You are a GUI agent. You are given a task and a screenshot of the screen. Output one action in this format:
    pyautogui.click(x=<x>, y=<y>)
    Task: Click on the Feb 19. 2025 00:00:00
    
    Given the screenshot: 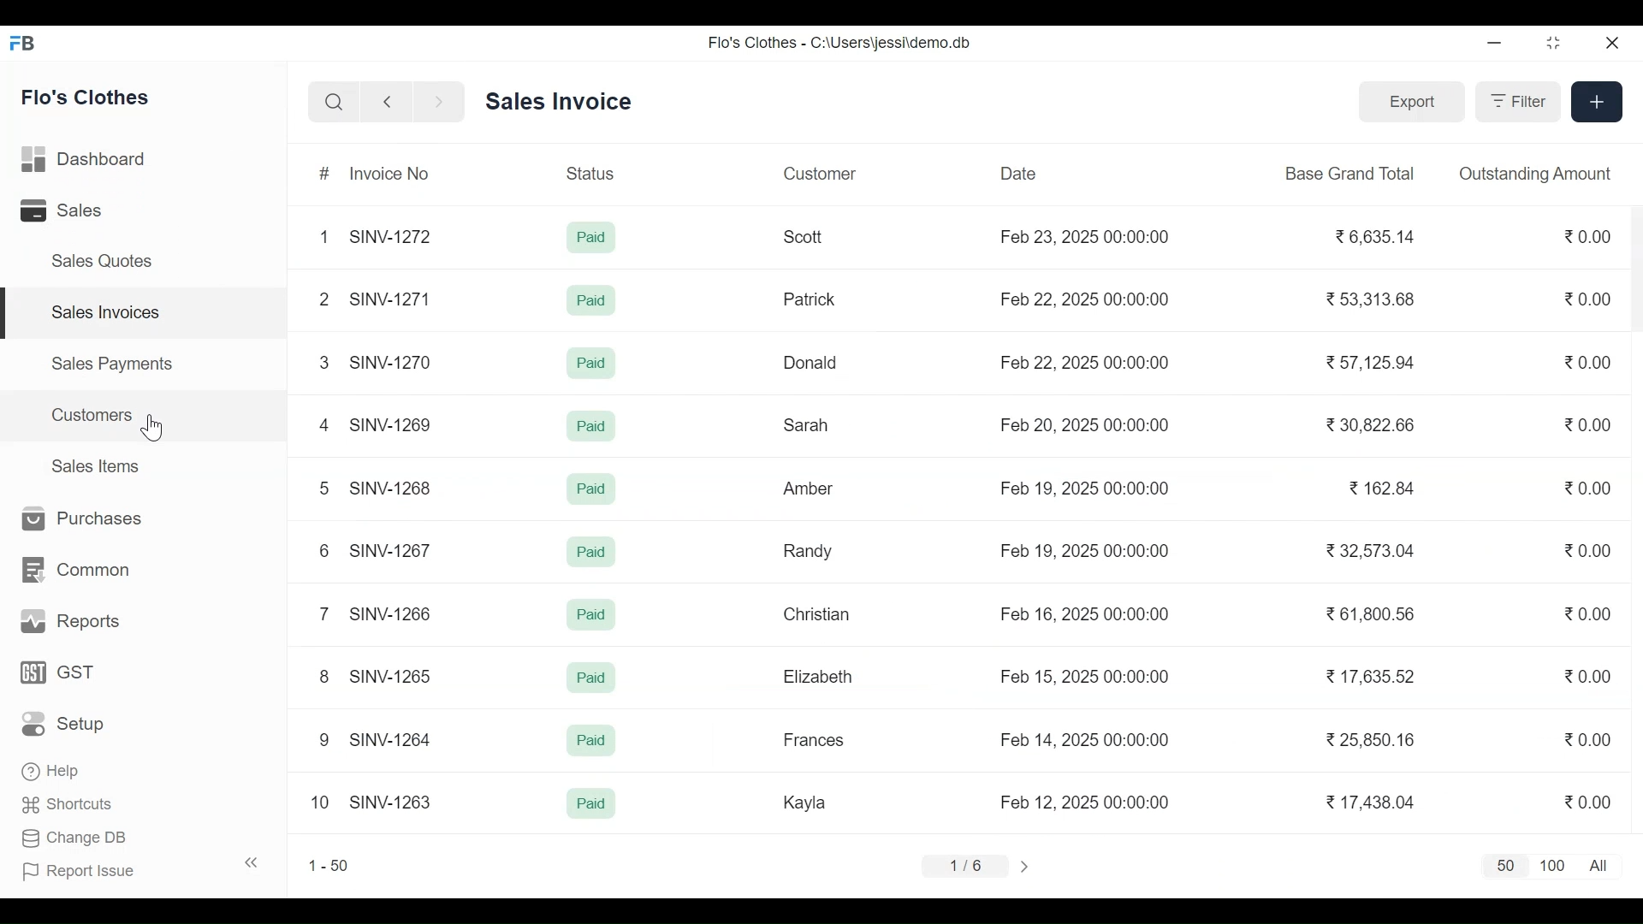 What is the action you would take?
    pyautogui.click(x=1089, y=489)
    